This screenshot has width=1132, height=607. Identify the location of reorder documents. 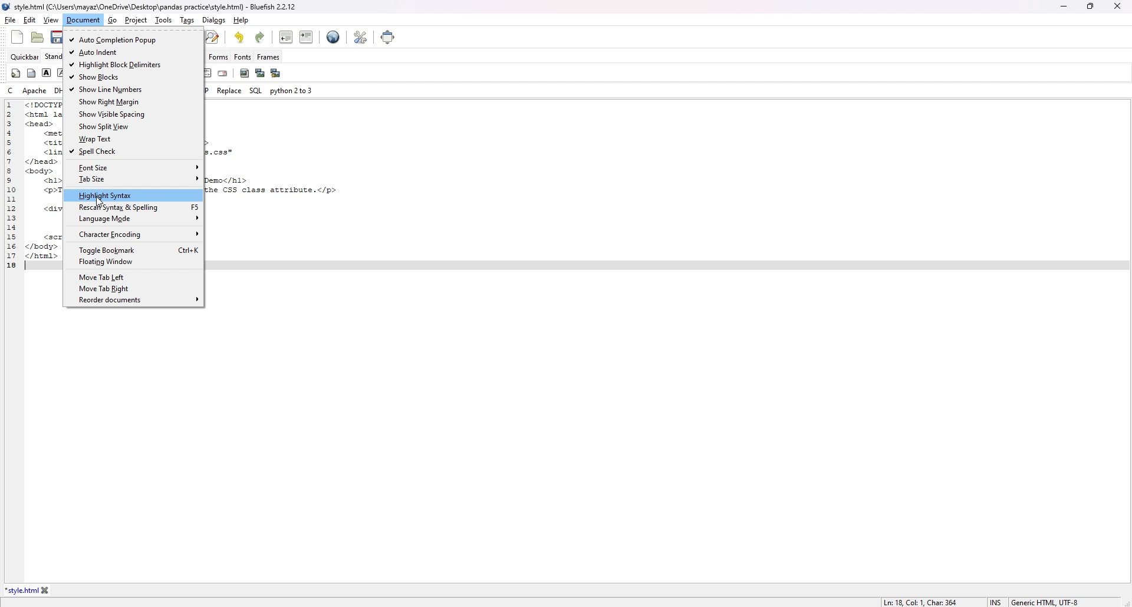
(134, 301).